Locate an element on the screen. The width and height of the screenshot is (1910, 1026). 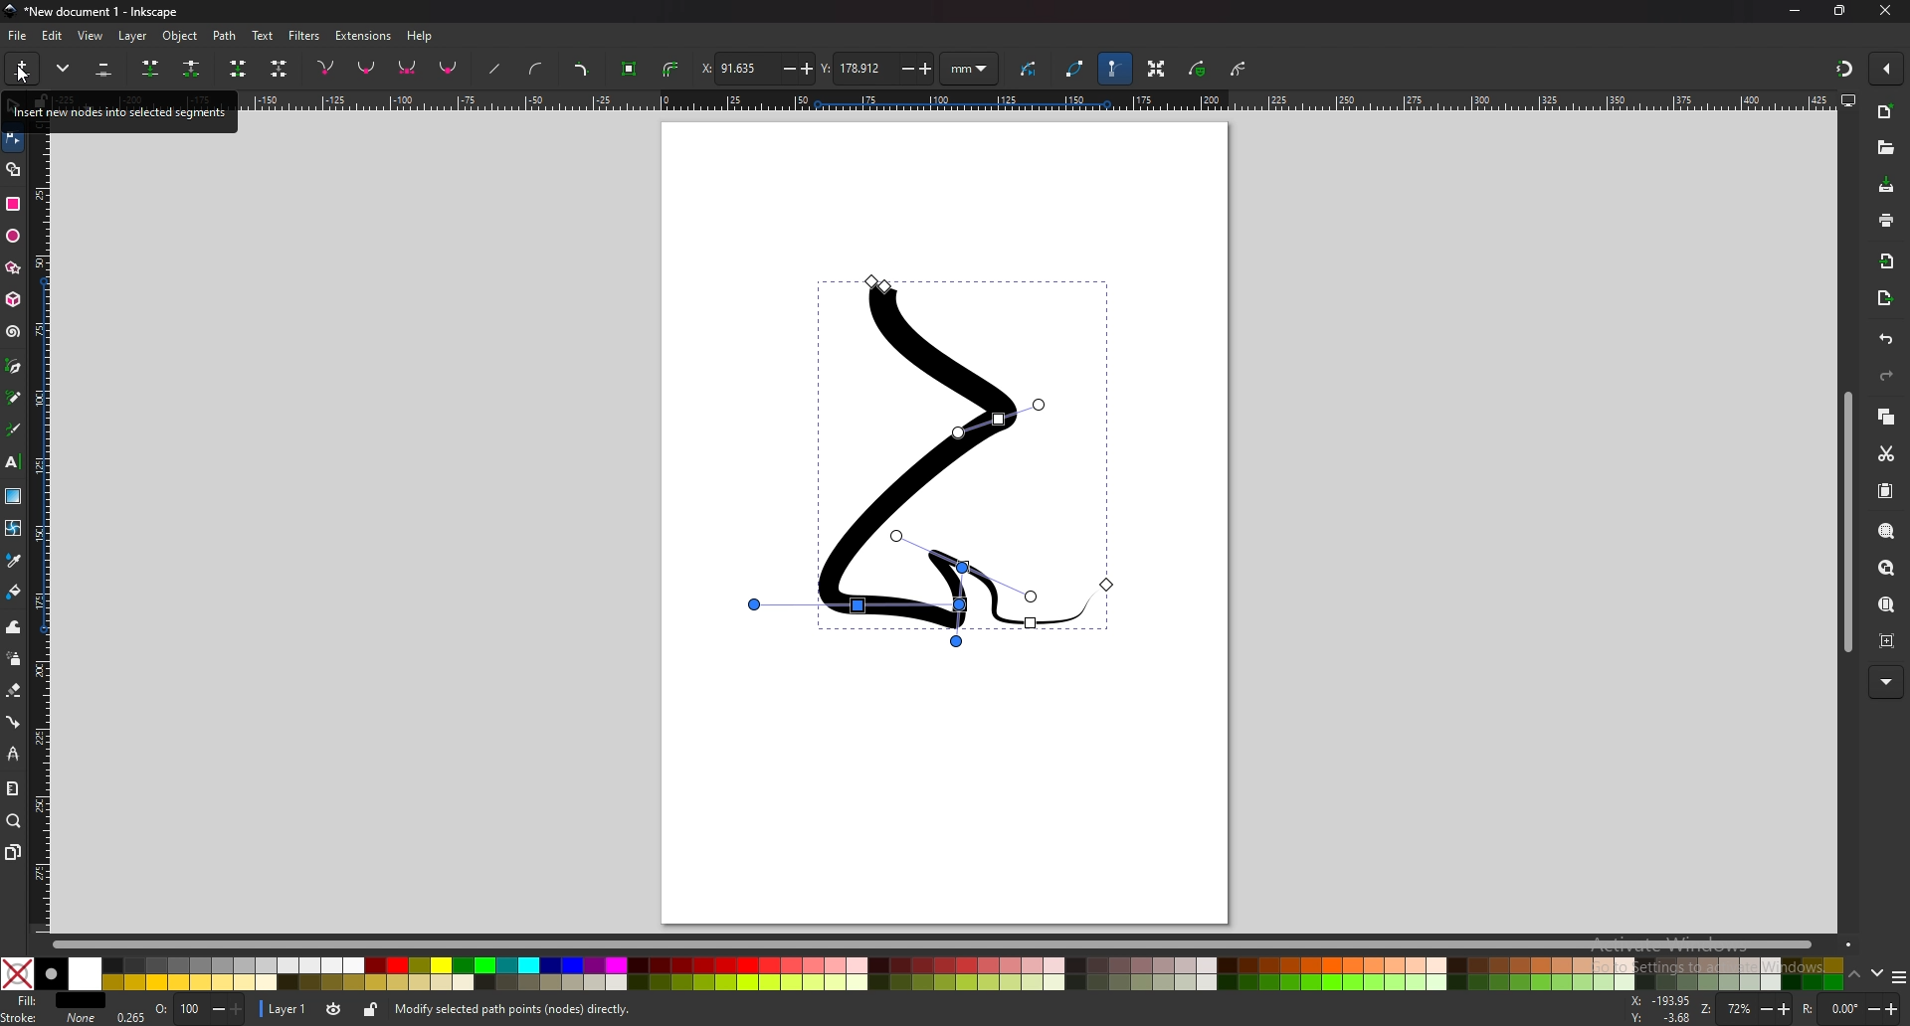
add curve handles is located at coordinates (539, 69).